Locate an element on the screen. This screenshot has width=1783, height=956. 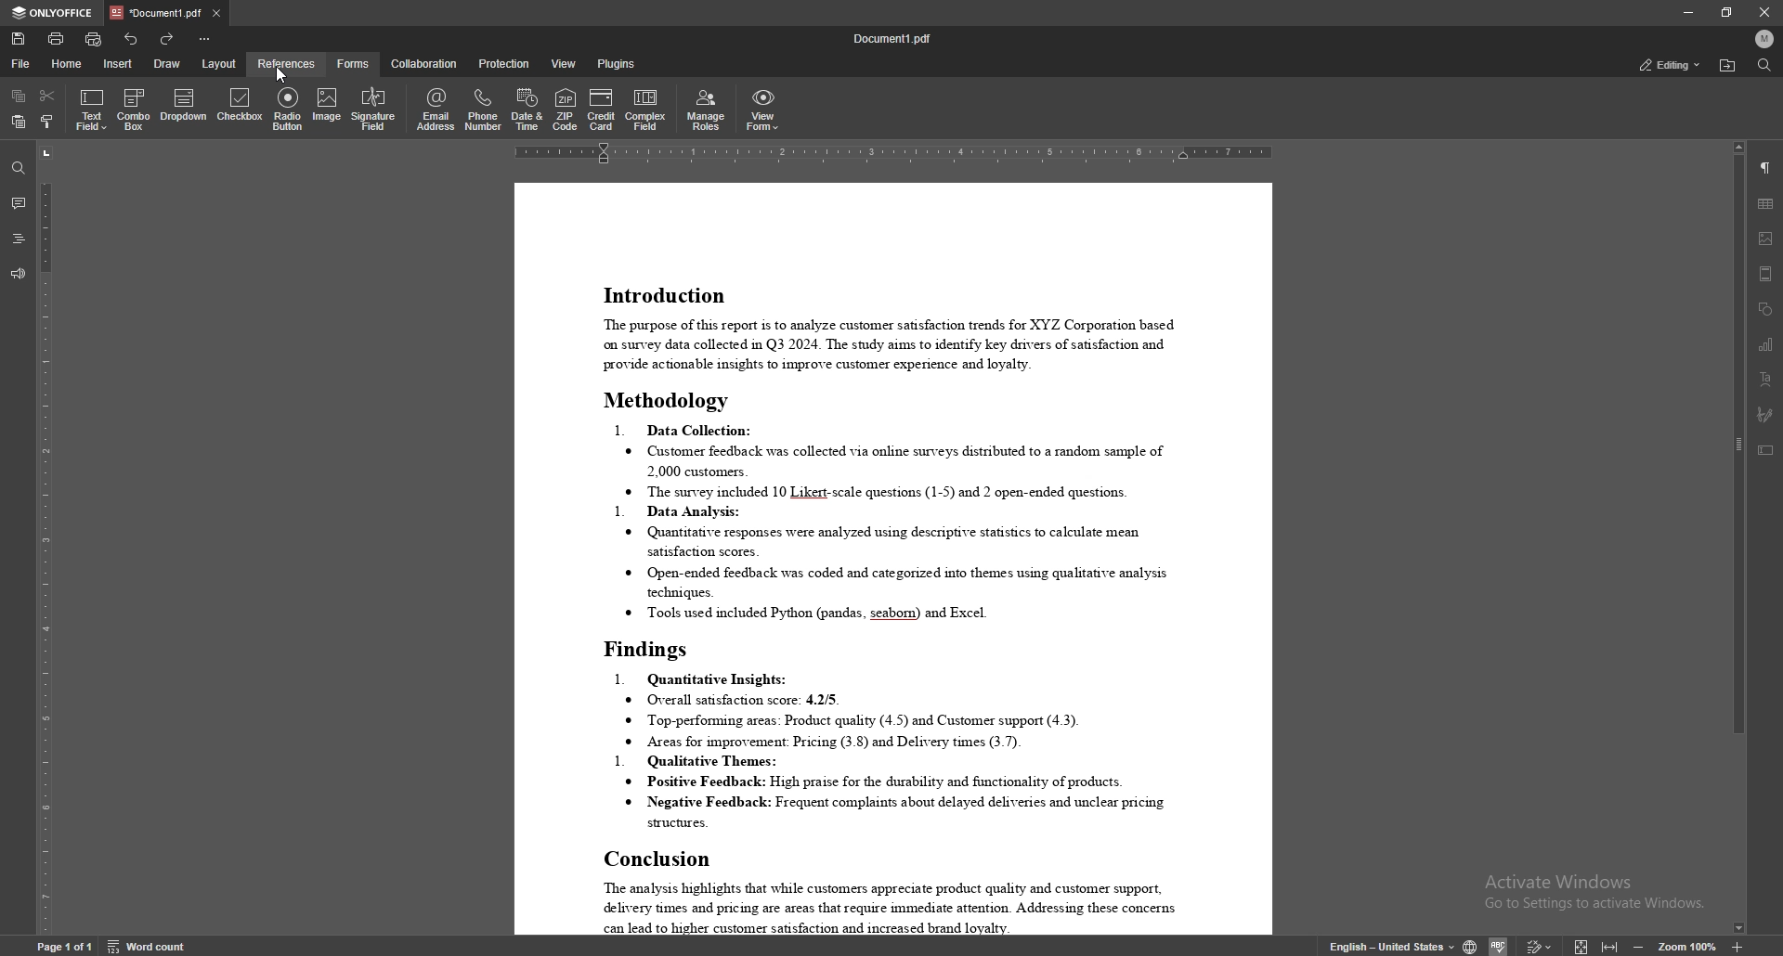
cursor is located at coordinates (280, 75).